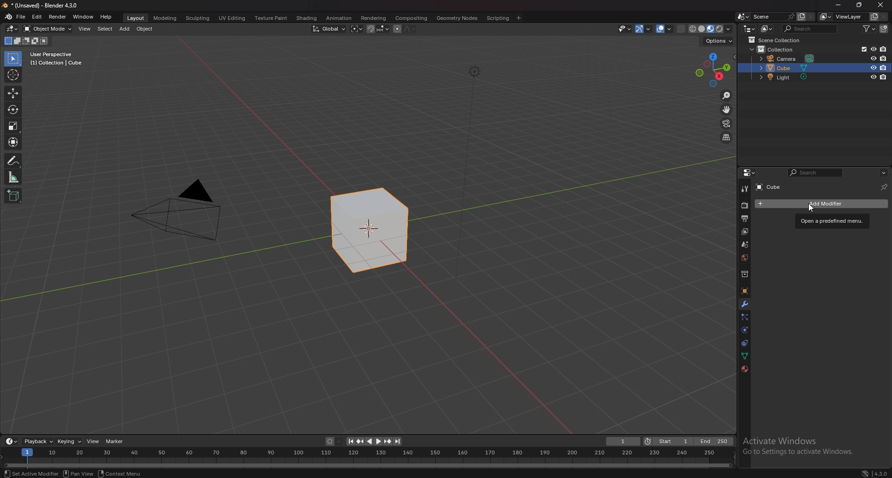 This screenshot has height=478, width=892. I want to click on disable in renders, so click(883, 67).